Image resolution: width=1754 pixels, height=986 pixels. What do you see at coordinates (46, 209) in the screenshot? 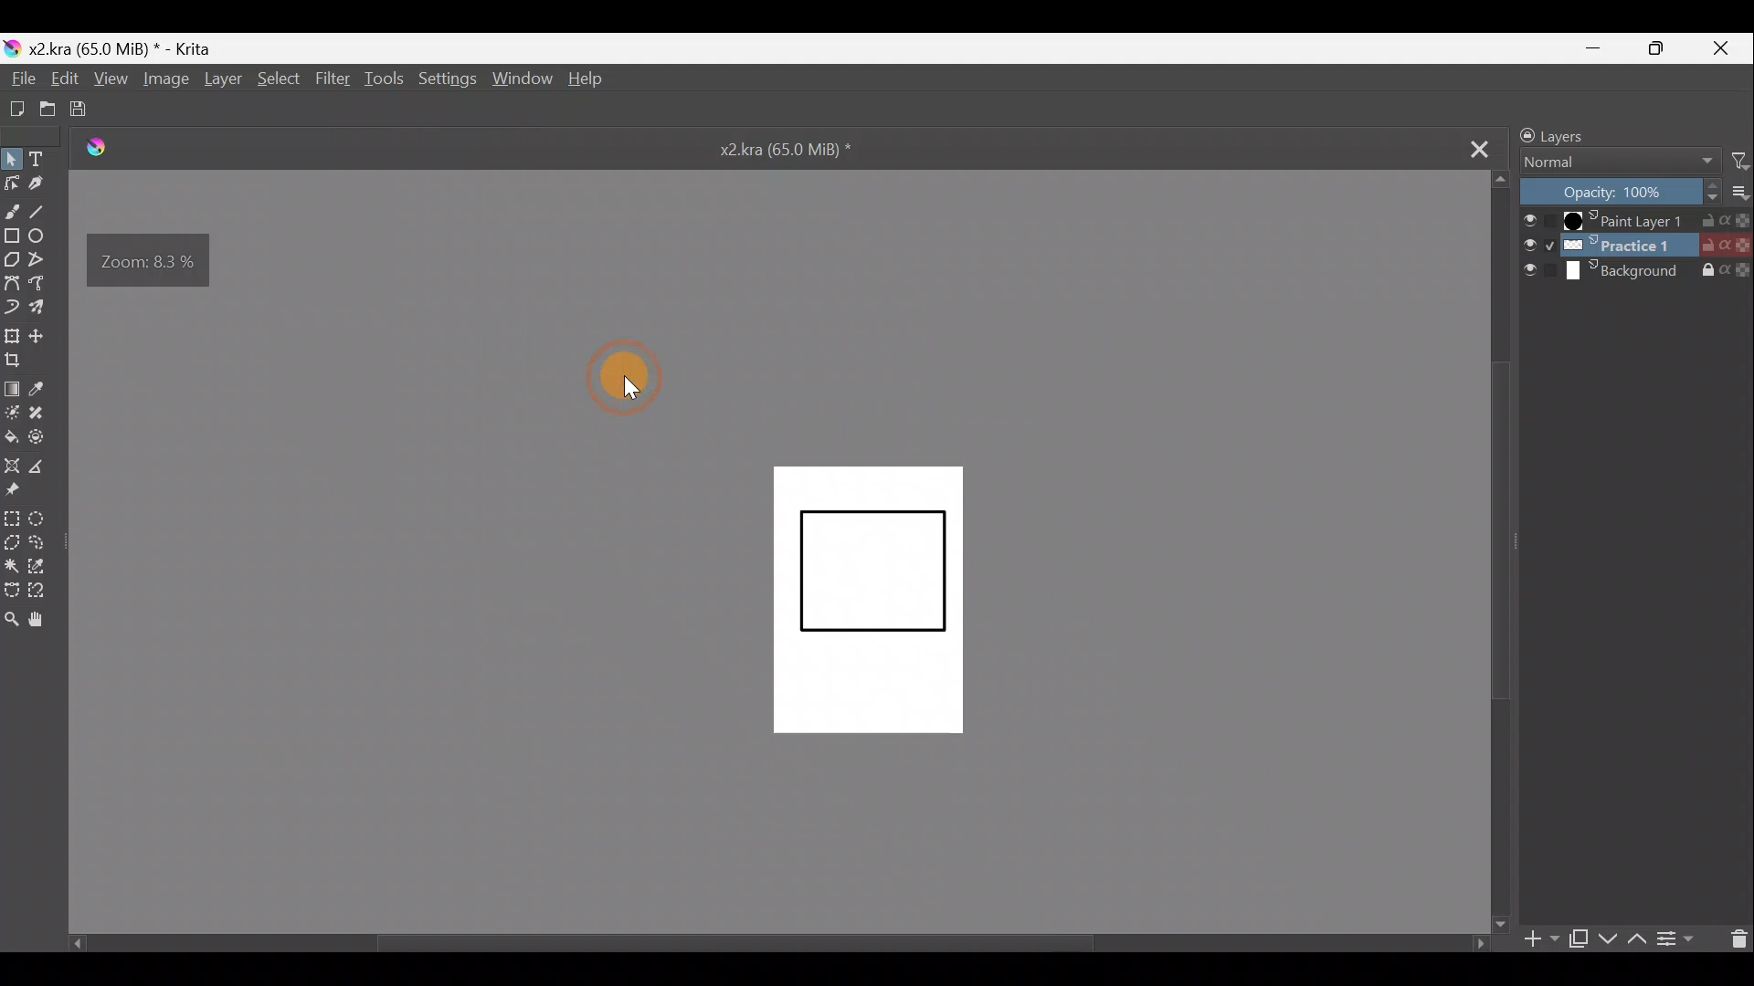
I see `Line tool` at bounding box center [46, 209].